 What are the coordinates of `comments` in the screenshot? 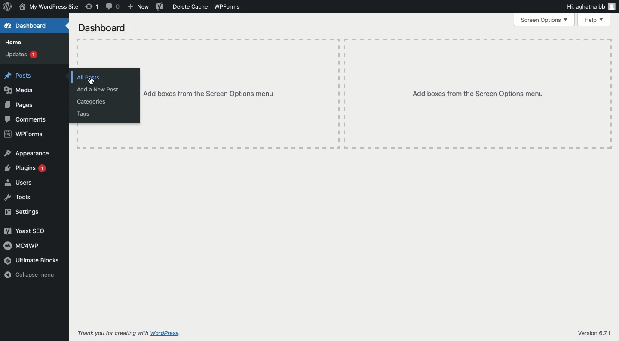 It's located at (112, 7).